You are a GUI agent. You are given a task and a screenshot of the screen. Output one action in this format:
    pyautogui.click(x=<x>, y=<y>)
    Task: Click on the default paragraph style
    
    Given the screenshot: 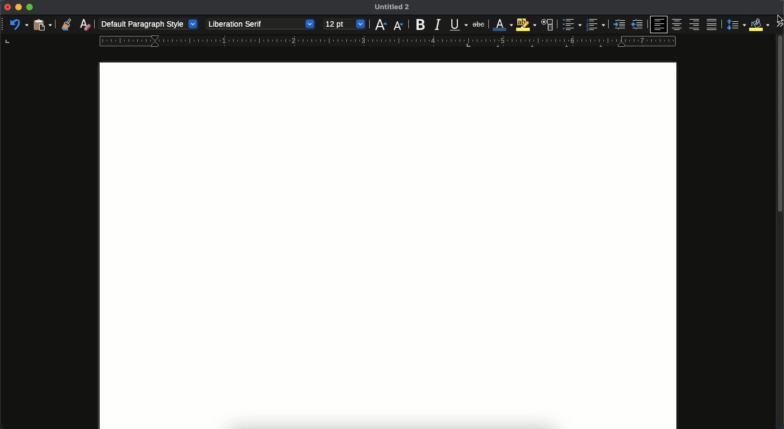 What is the action you would take?
    pyautogui.click(x=149, y=24)
    